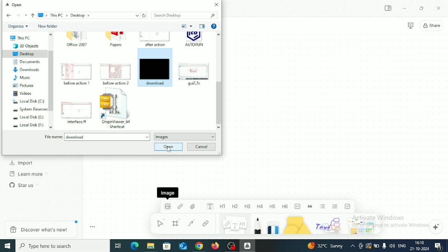 This screenshot has width=448, height=252. I want to click on File, so click(194, 206).